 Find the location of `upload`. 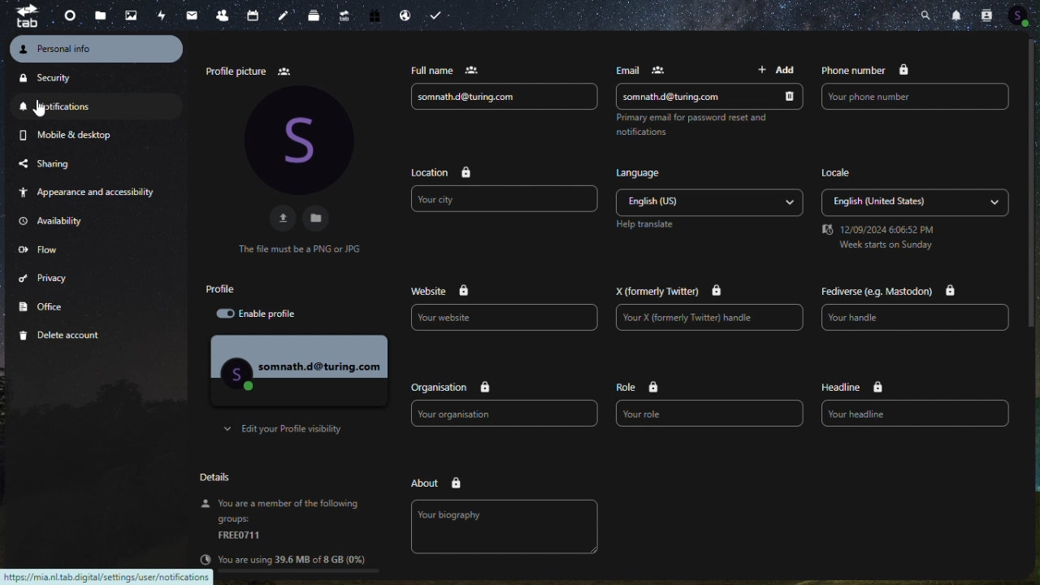

upload is located at coordinates (279, 218).